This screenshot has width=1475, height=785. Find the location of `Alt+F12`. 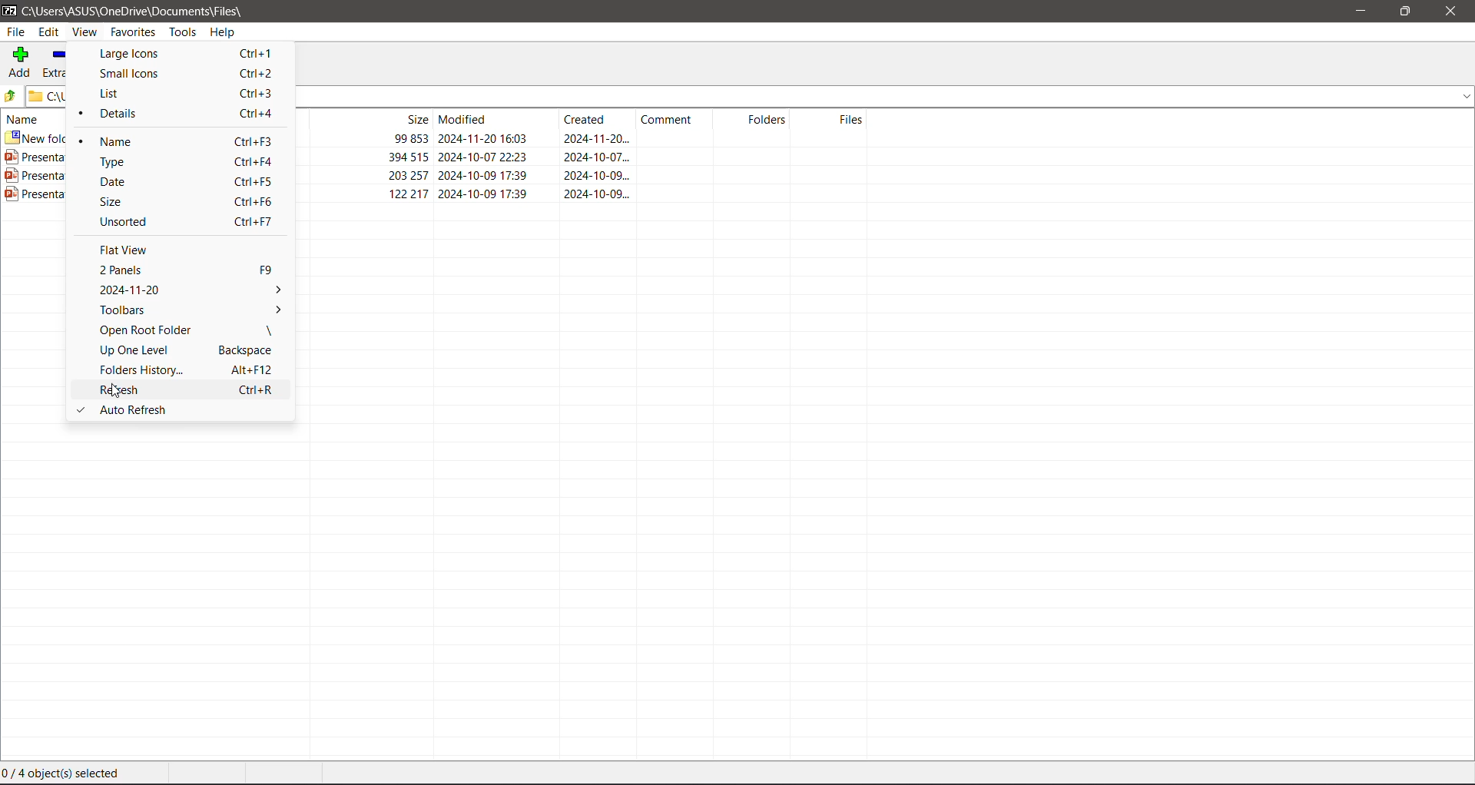

Alt+F12 is located at coordinates (252, 369).